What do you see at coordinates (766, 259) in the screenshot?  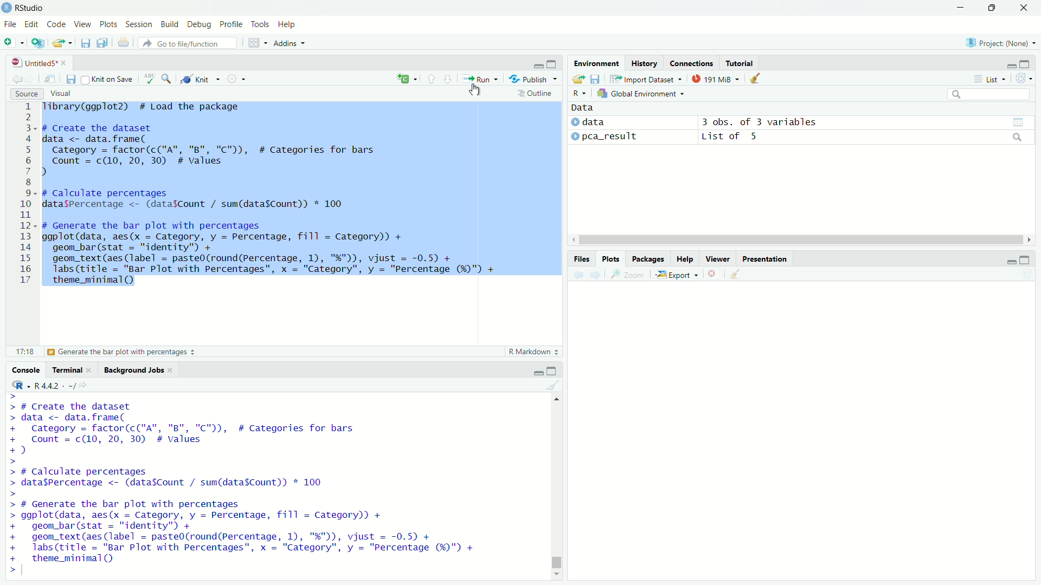 I see `presentation` at bounding box center [766, 259].